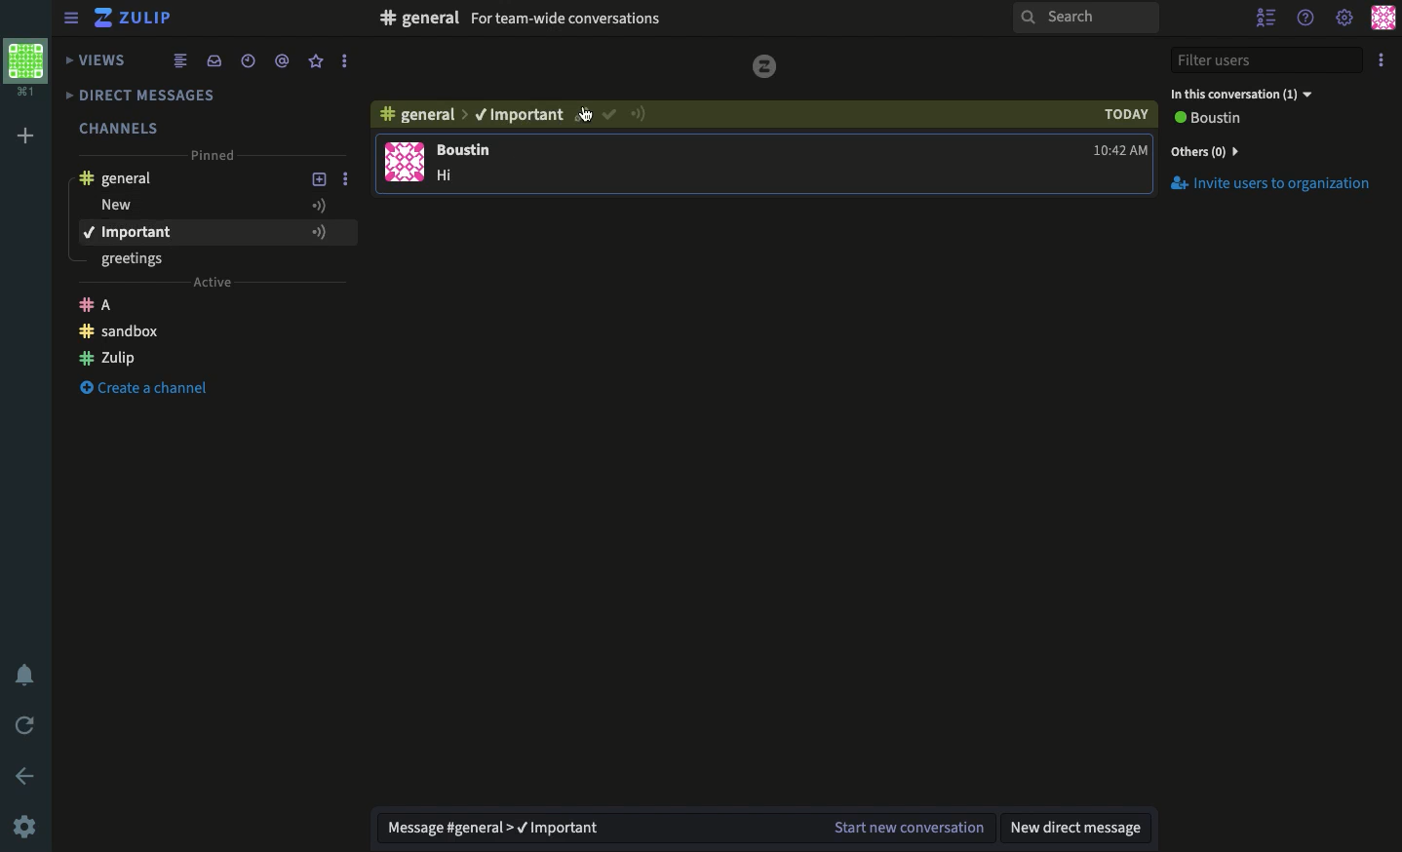  I want to click on Active, so click(213, 285).